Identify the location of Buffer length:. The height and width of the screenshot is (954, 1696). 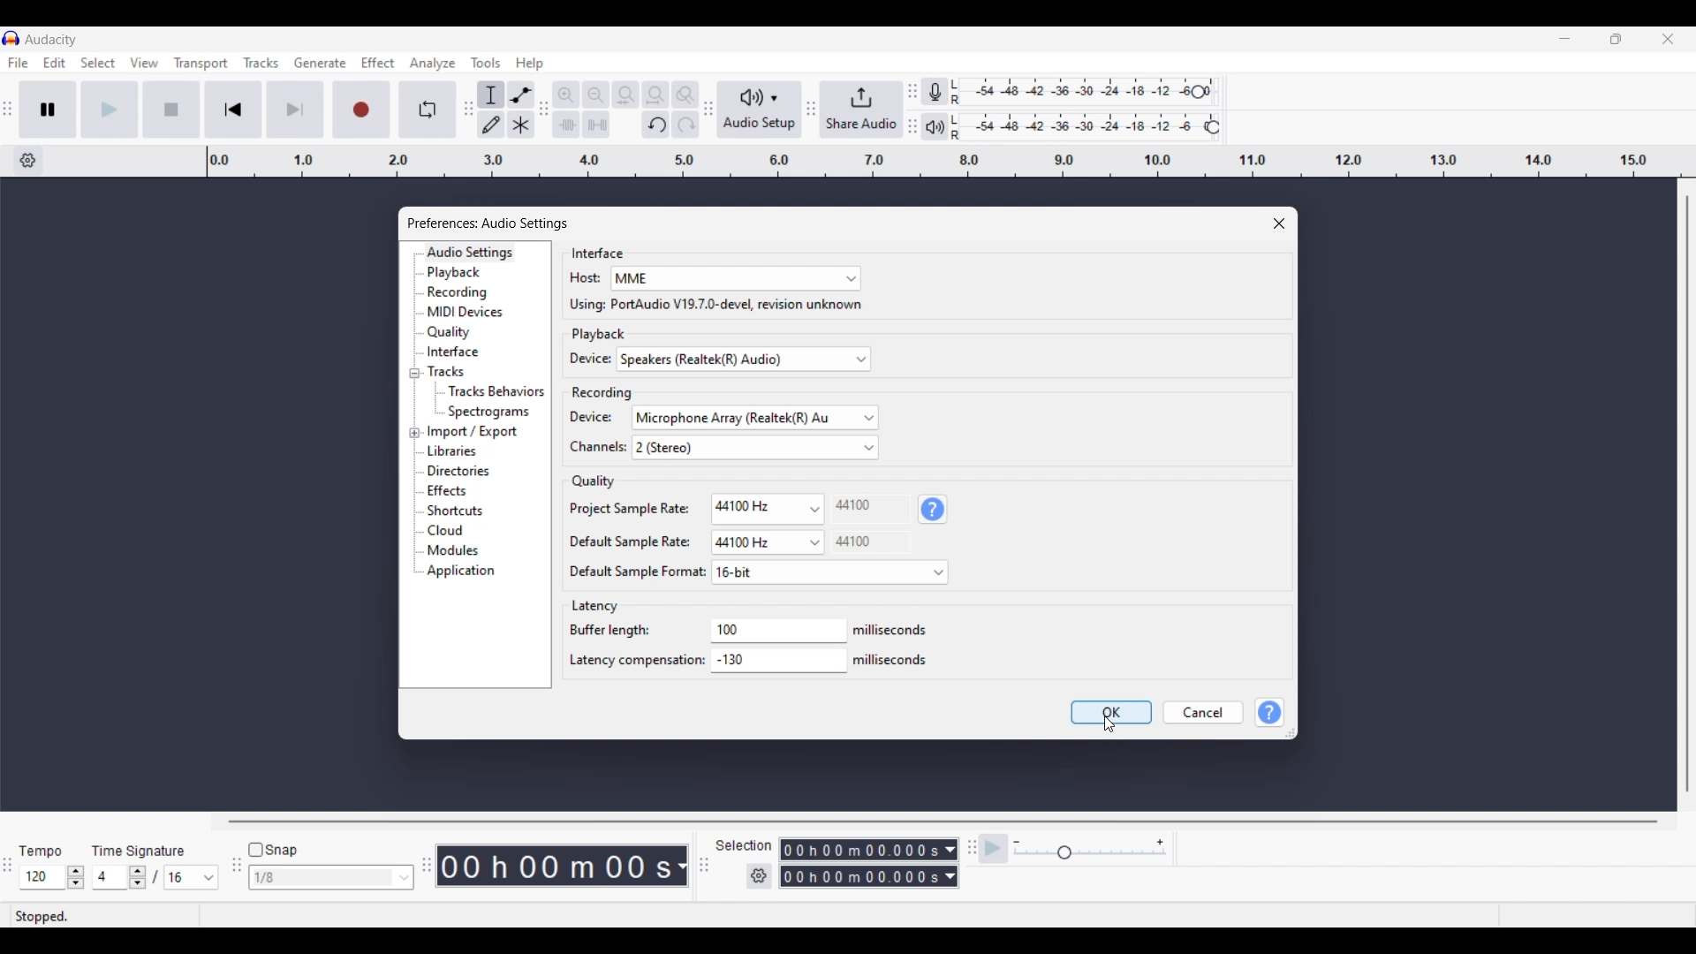
(609, 632).